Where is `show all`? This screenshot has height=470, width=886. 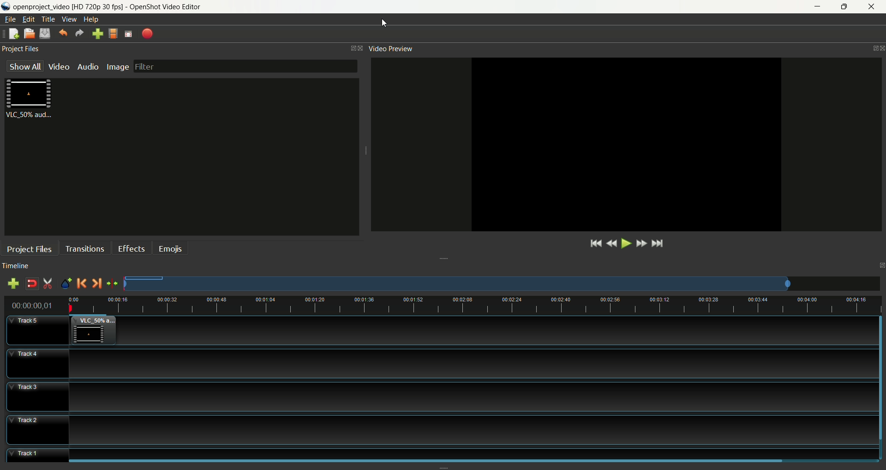 show all is located at coordinates (22, 65).